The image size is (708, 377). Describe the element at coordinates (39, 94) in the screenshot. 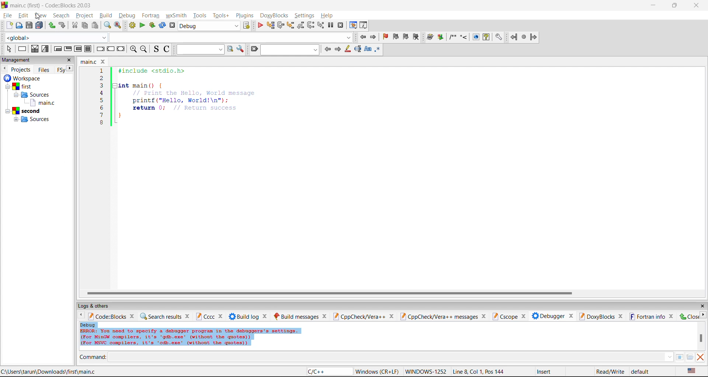

I see `Sources` at that location.